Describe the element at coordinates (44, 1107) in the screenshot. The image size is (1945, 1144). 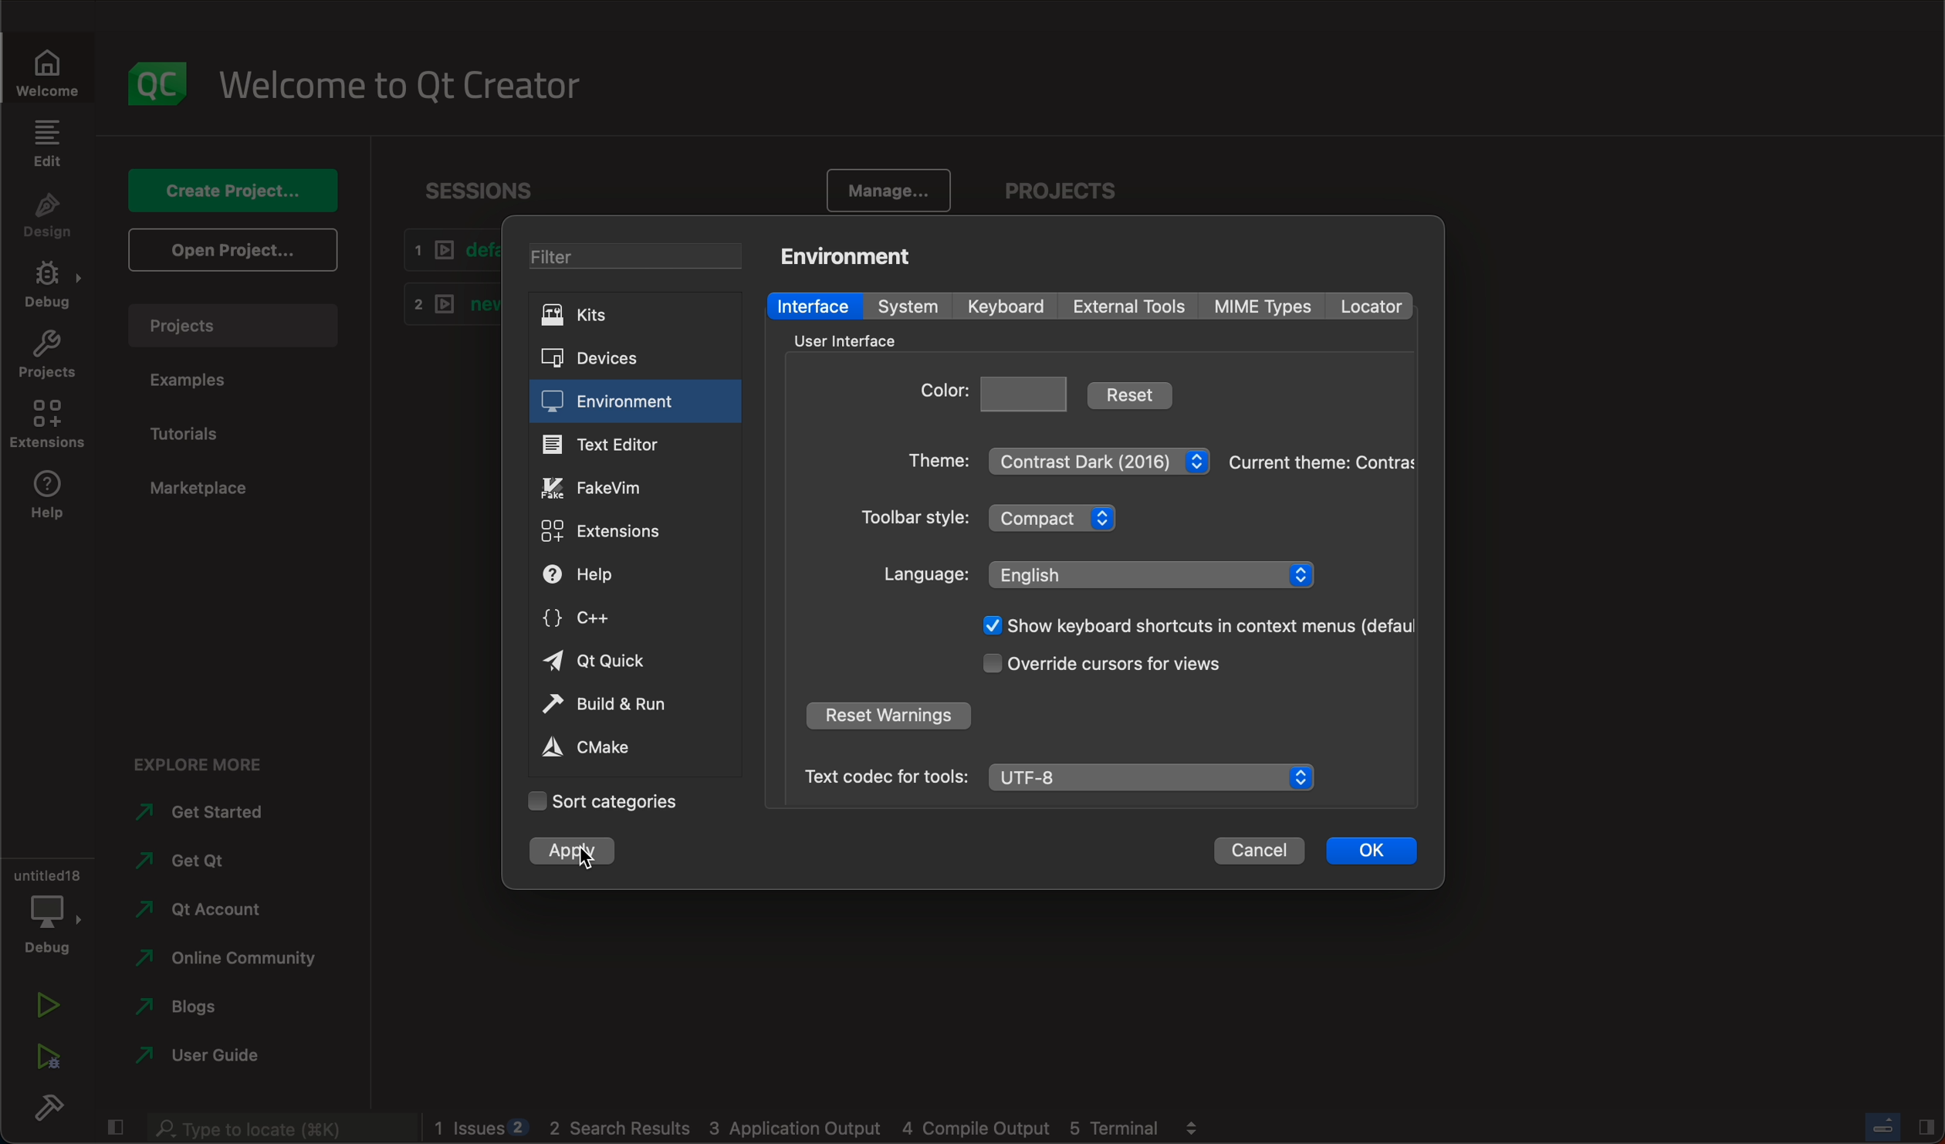
I see `build` at that location.